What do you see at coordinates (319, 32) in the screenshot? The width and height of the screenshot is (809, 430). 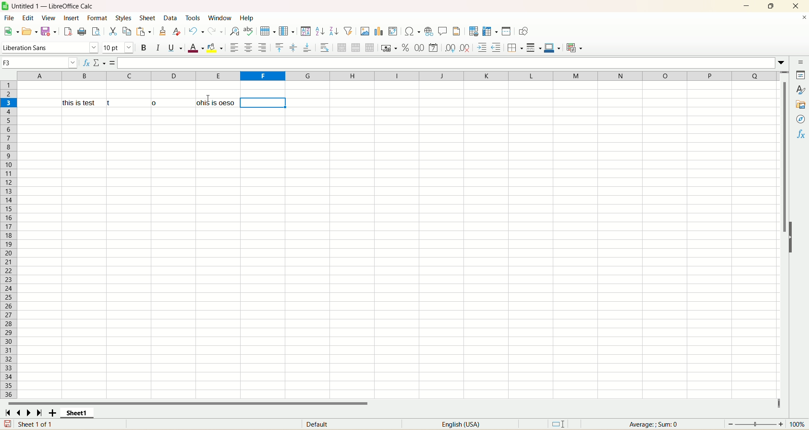 I see `sort ascending` at bounding box center [319, 32].